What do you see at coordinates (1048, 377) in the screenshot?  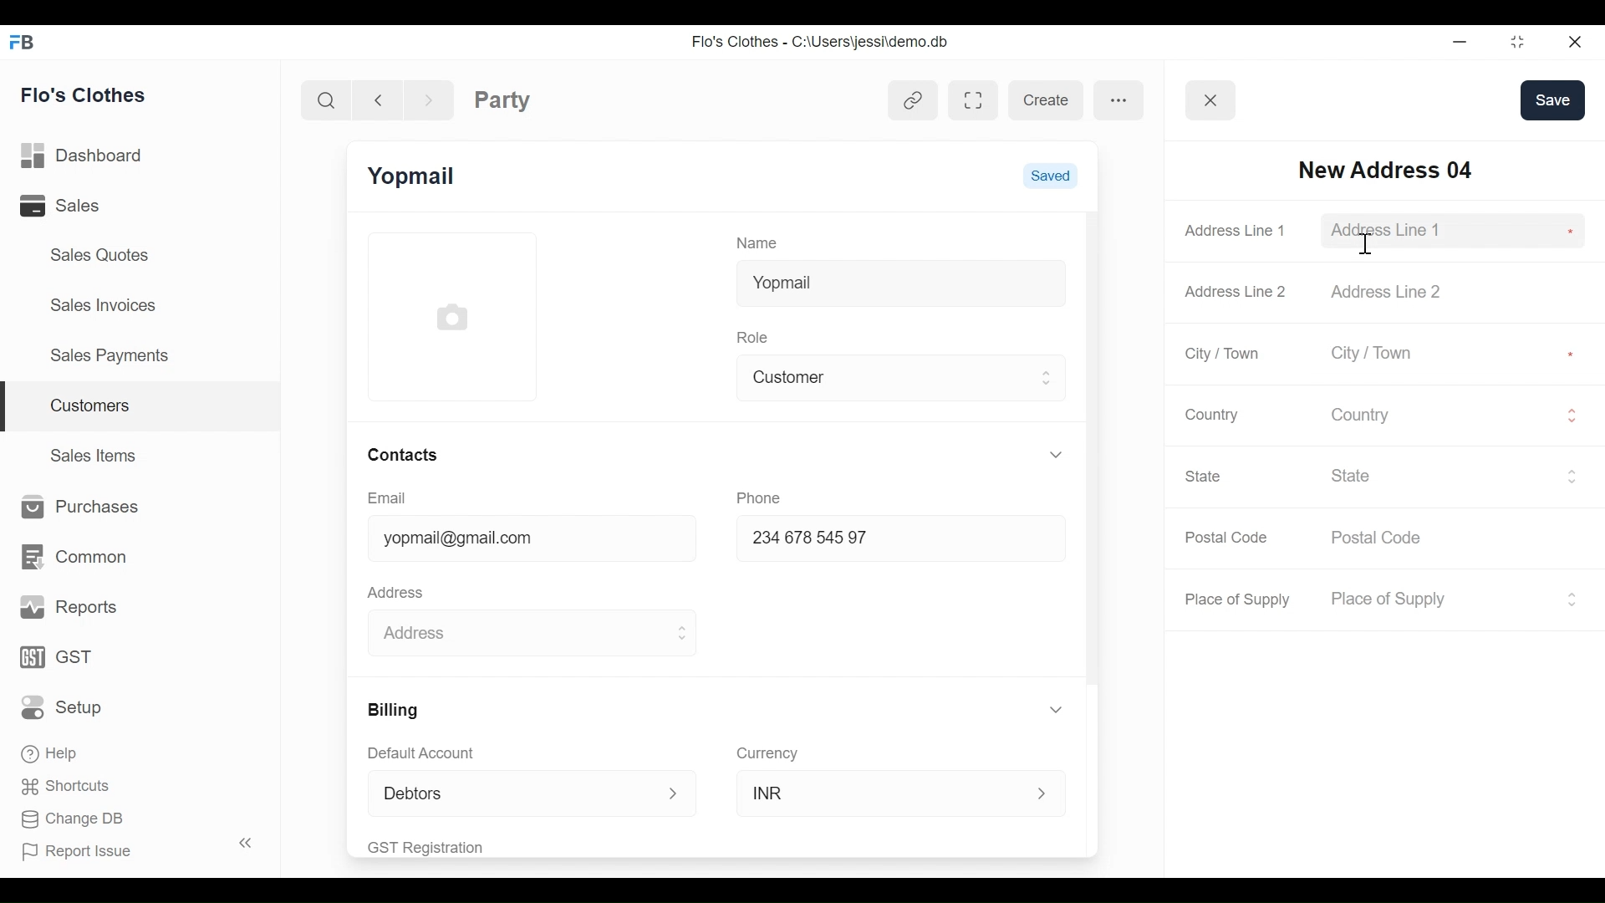 I see `Expand` at bounding box center [1048, 377].